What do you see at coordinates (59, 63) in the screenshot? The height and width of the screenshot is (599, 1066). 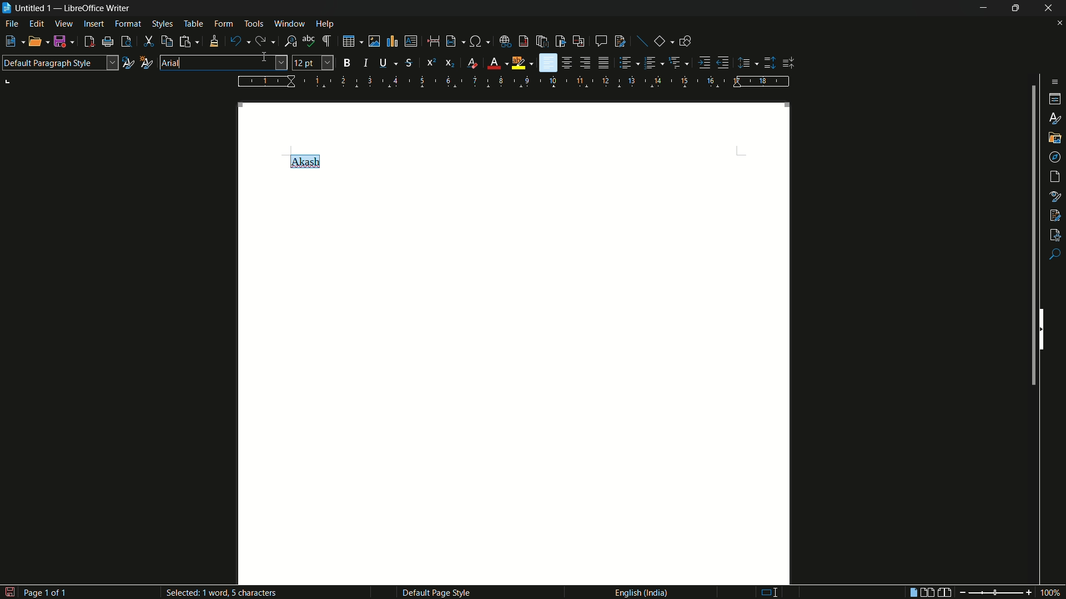 I see `paragraph style` at bounding box center [59, 63].